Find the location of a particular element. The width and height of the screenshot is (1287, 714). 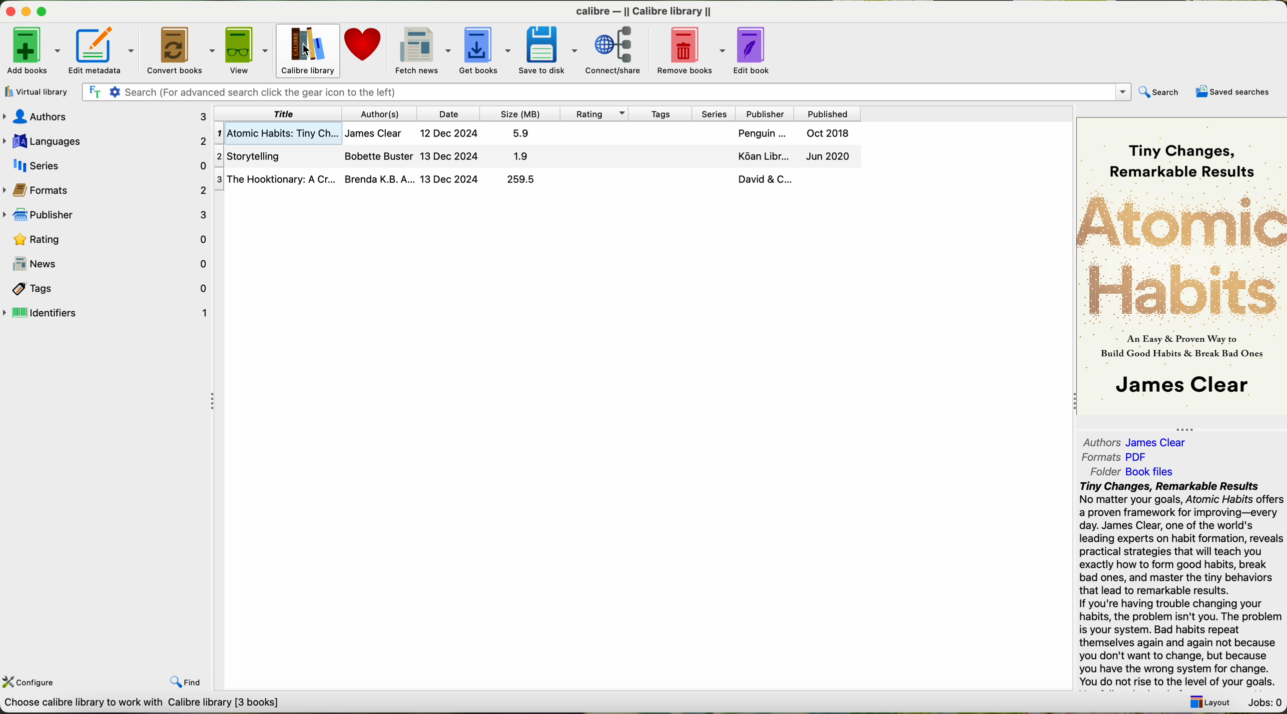

calibre — || Calibre library || is located at coordinates (646, 10).